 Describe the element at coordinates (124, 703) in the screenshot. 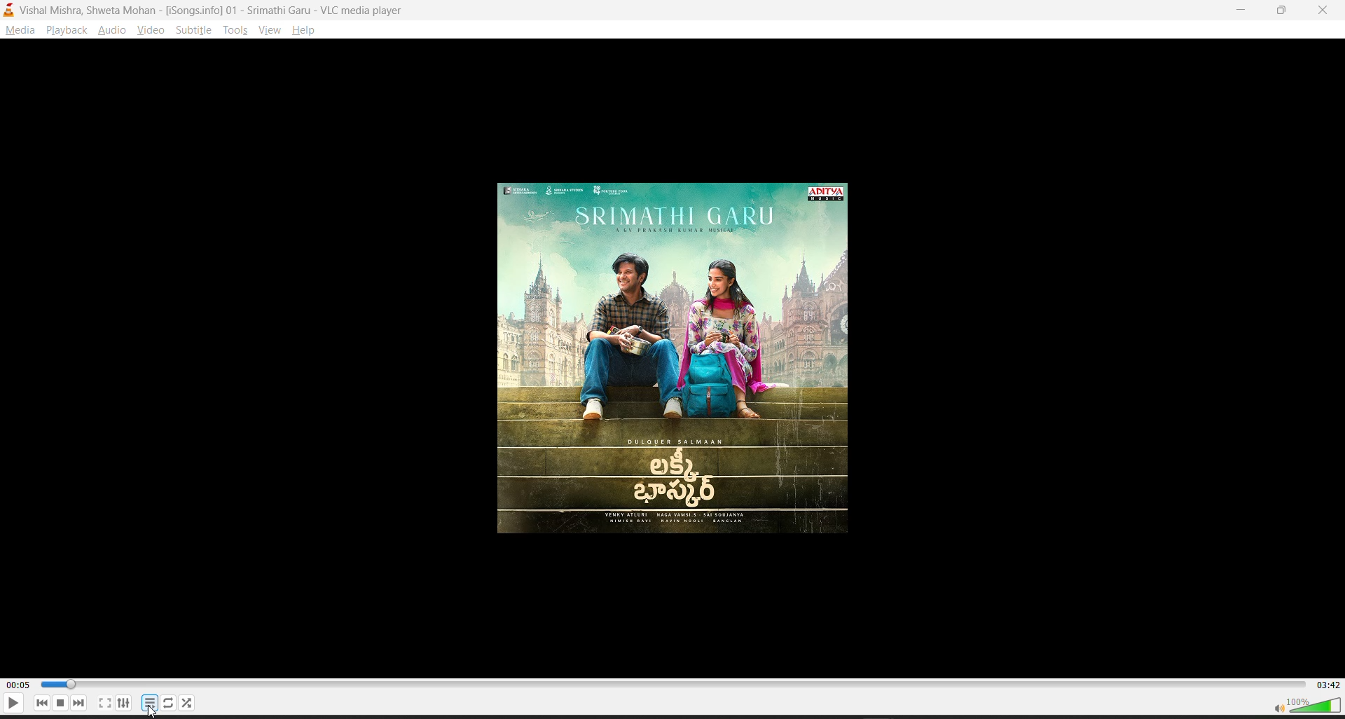

I see `settings` at that location.